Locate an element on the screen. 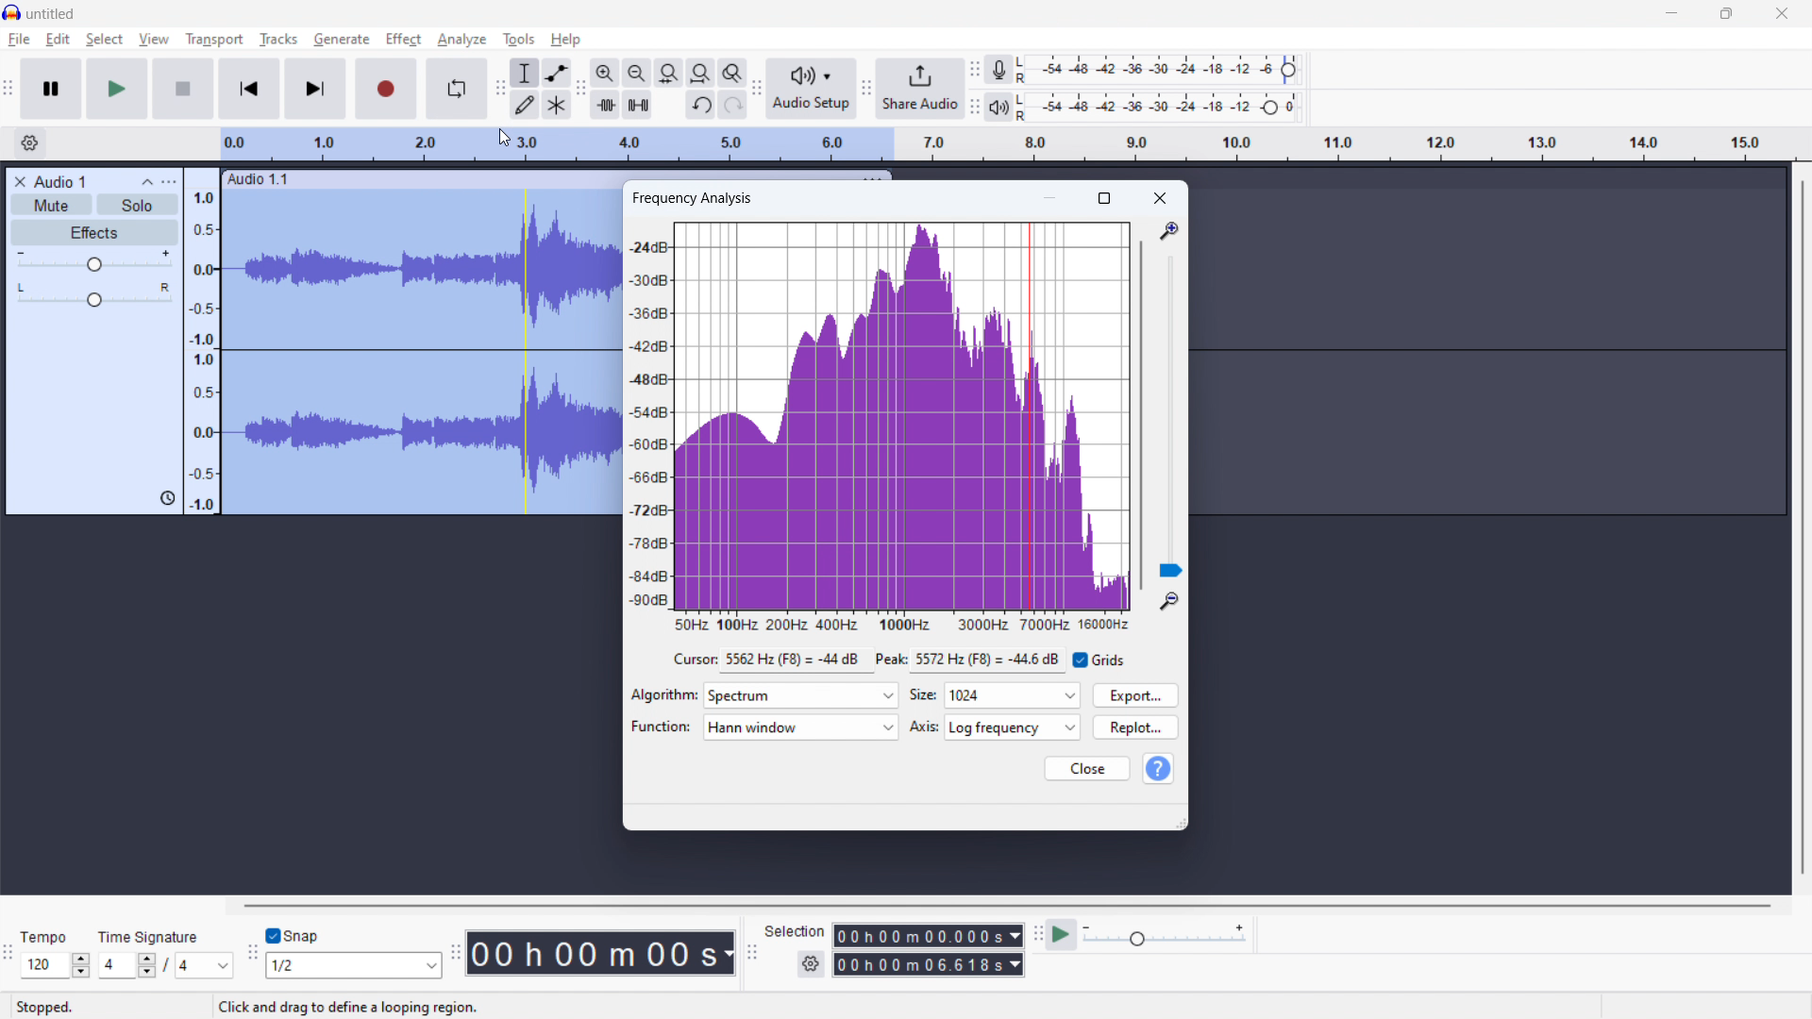 This screenshot has height=1019, width=1812. audio setup is located at coordinates (757, 90).